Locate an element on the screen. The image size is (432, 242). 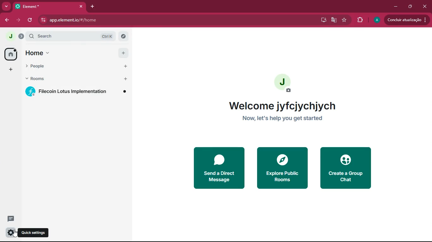
search ctrl k is located at coordinates (74, 36).